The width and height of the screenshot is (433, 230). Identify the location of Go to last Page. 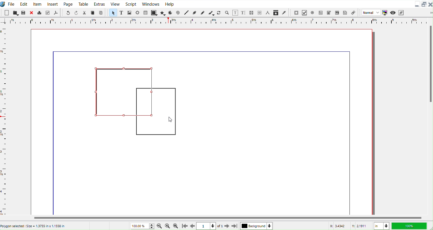
(235, 227).